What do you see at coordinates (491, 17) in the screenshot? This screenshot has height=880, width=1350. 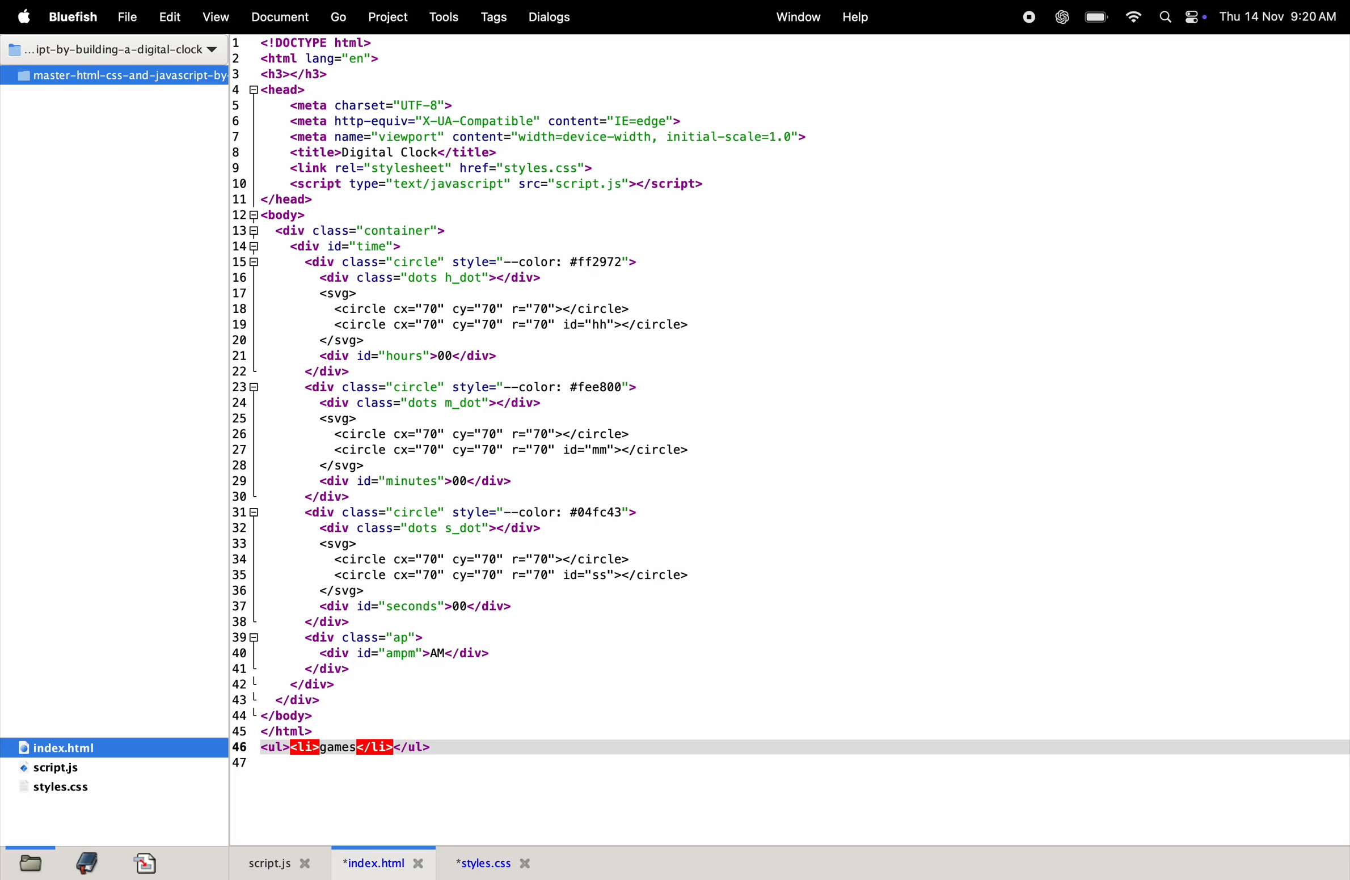 I see `Tags` at bounding box center [491, 17].